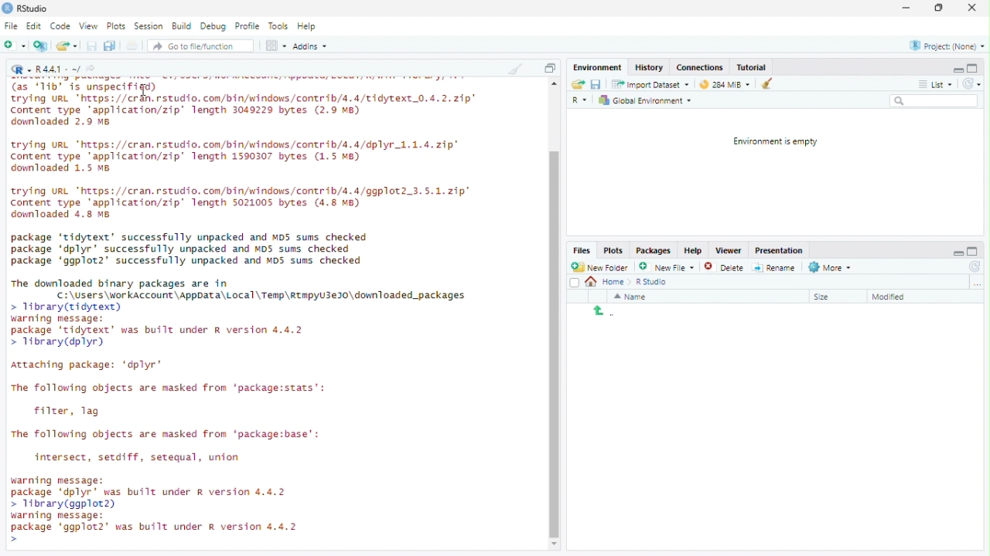  What do you see at coordinates (974, 251) in the screenshot?
I see `Maximize` at bounding box center [974, 251].